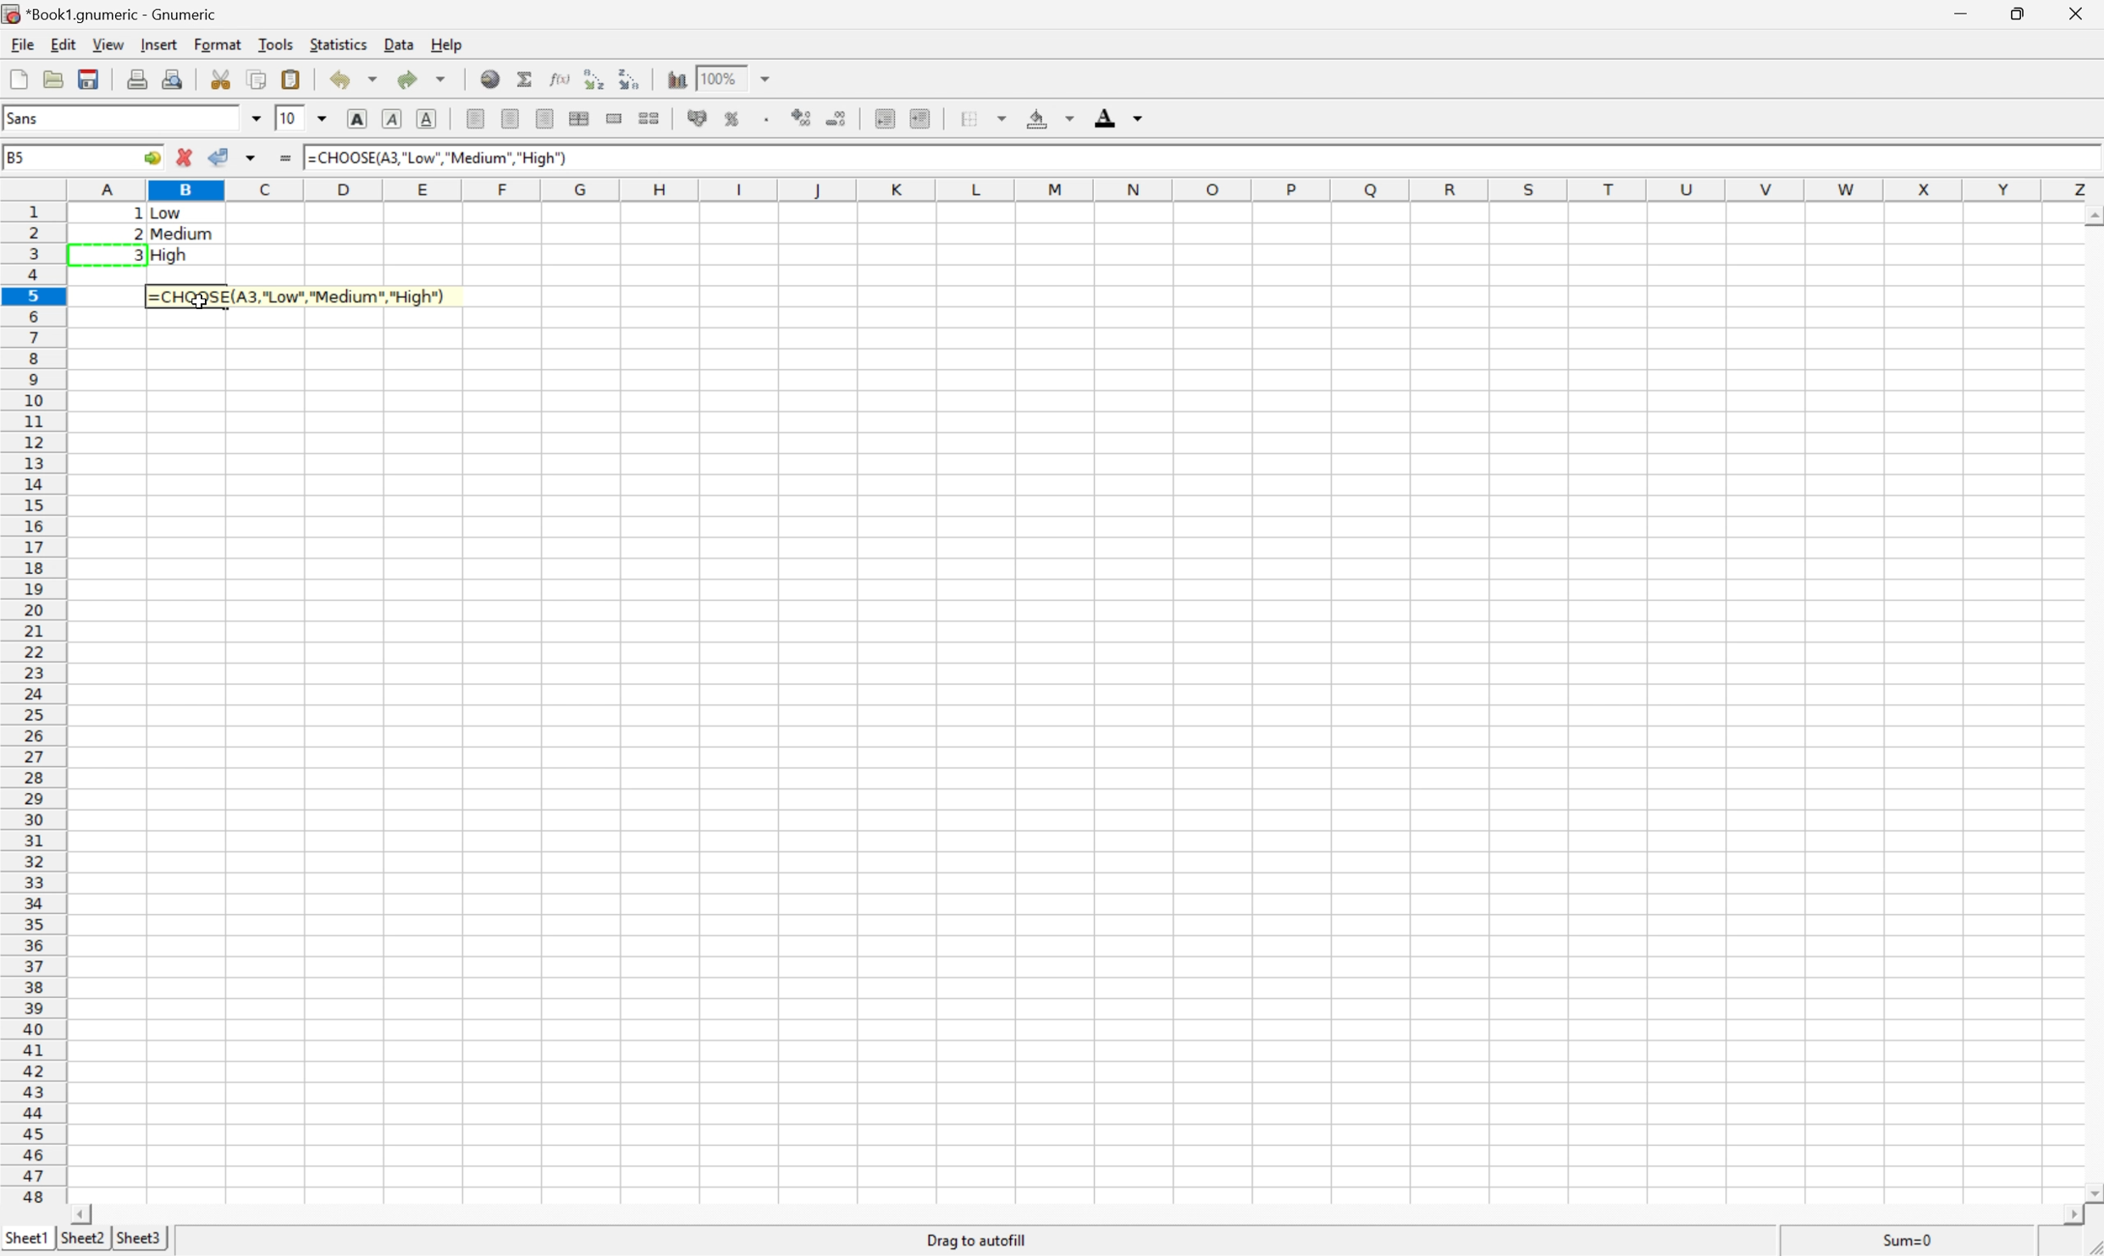 This screenshot has height=1256, width=2104. I want to click on Save current workbook, so click(90, 80).